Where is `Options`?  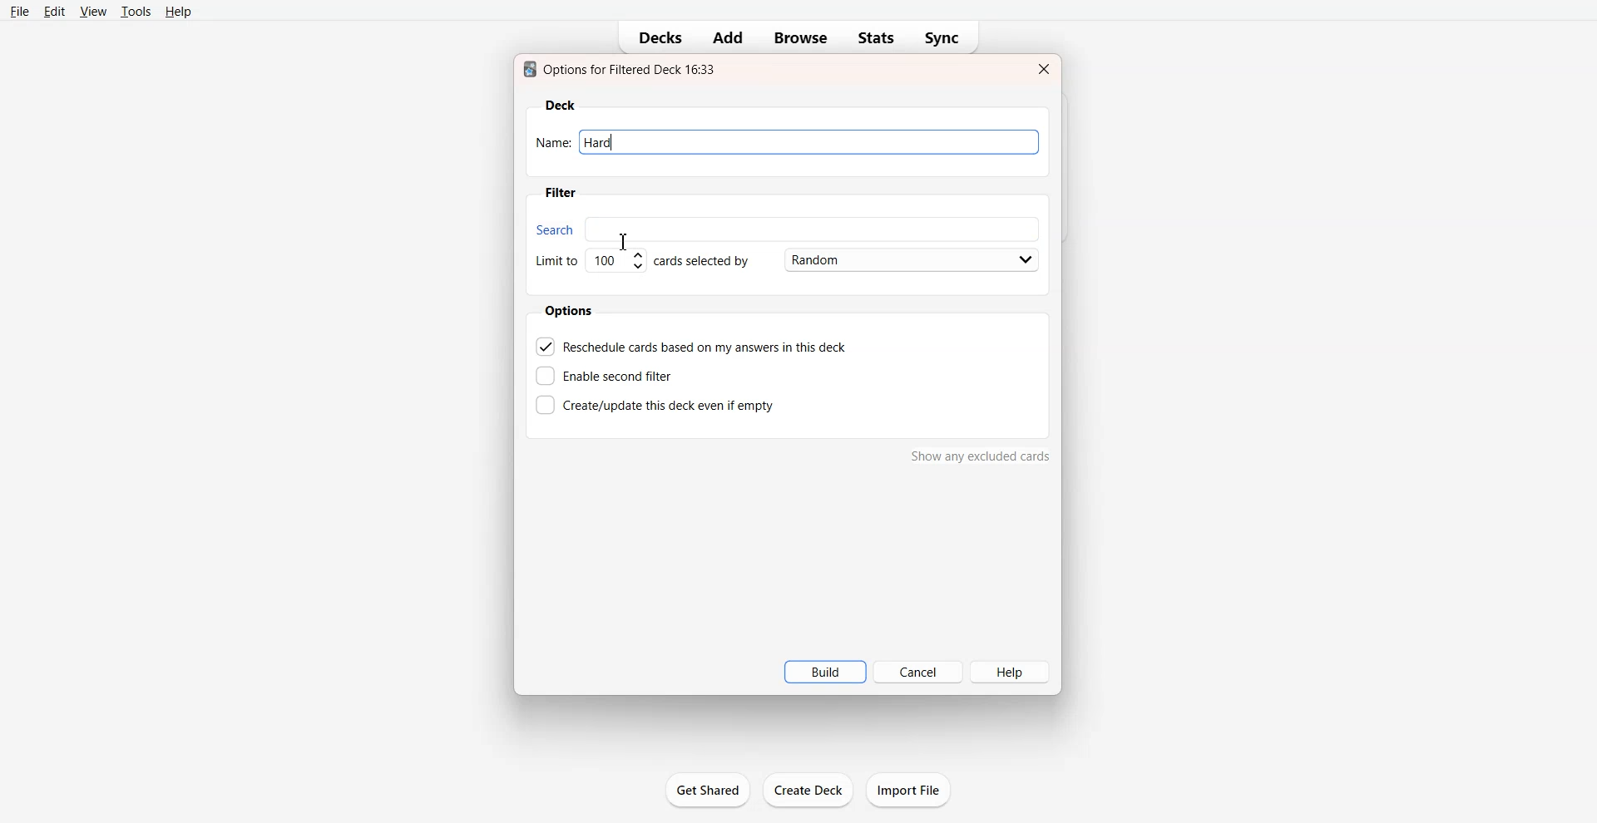 Options is located at coordinates (571, 311).